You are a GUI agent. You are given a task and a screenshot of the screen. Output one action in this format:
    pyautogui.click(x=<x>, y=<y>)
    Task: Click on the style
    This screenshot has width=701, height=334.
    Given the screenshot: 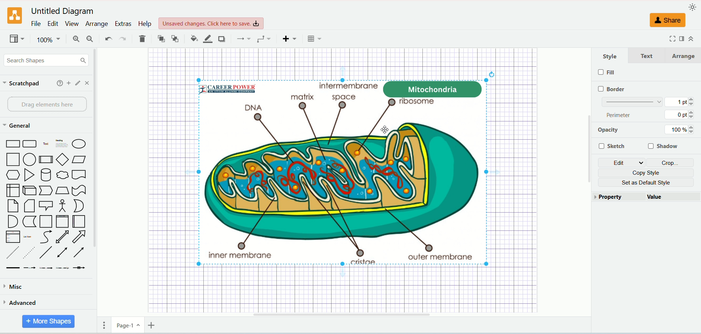 What is the action you would take?
    pyautogui.click(x=612, y=56)
    